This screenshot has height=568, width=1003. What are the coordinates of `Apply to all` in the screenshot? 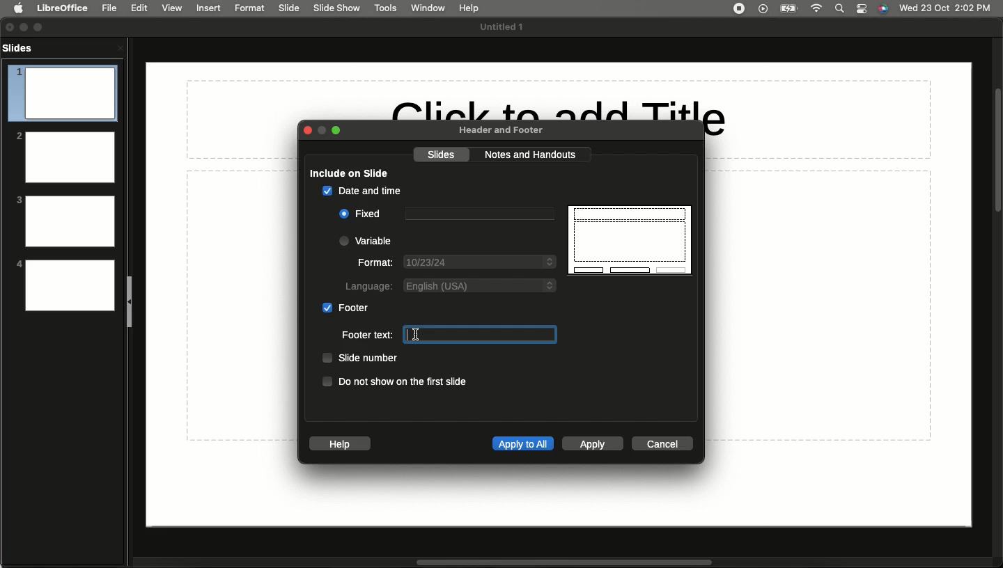 It's located at (522, 443).